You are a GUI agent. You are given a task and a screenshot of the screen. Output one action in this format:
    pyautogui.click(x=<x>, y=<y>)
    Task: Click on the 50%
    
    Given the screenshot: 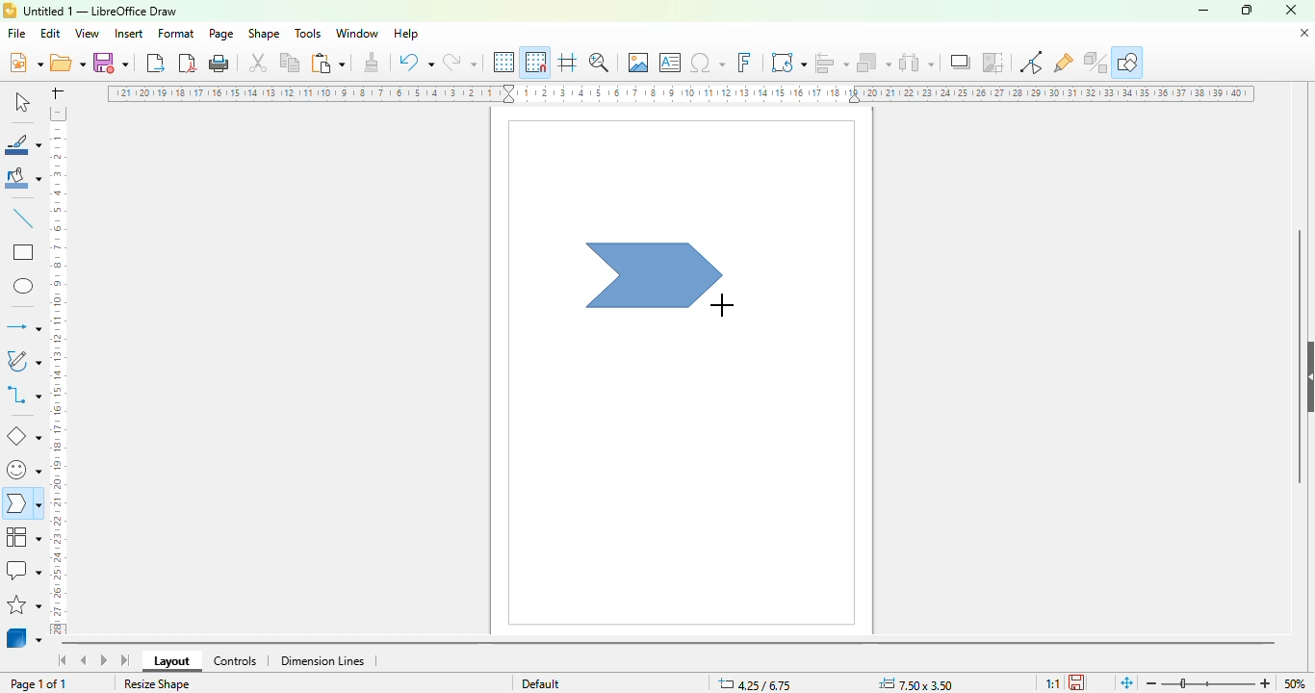 What is the action you would take?
    pyautogui.click(x=1295, y=683)
    